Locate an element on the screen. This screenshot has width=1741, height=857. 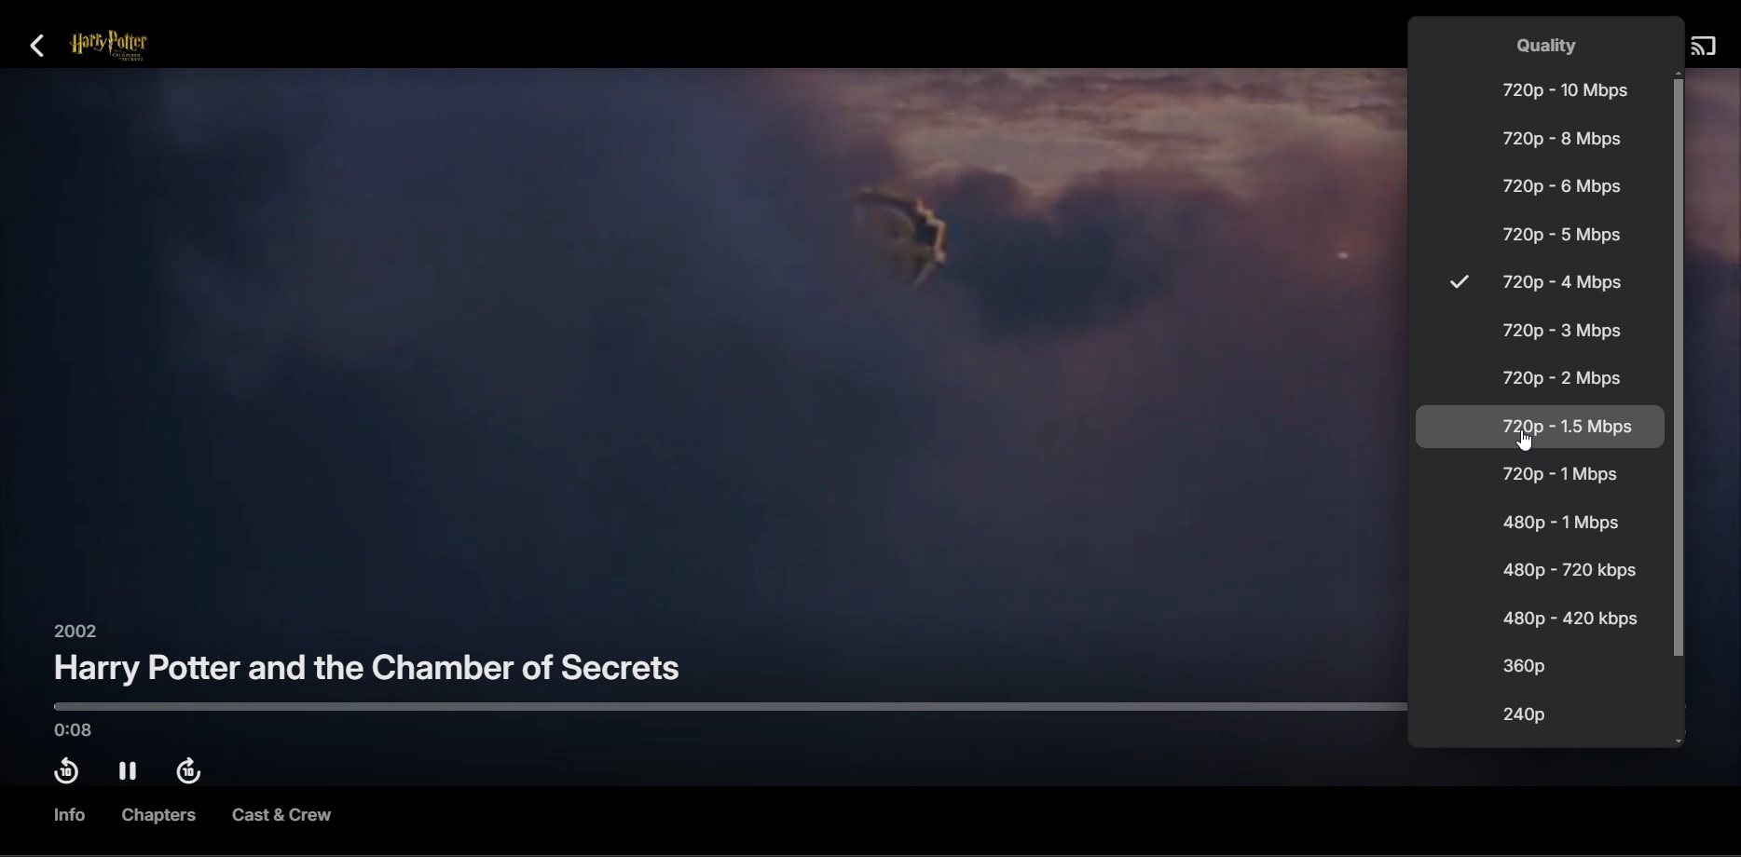
Elapsed Time is located at coordinates (84, 729).